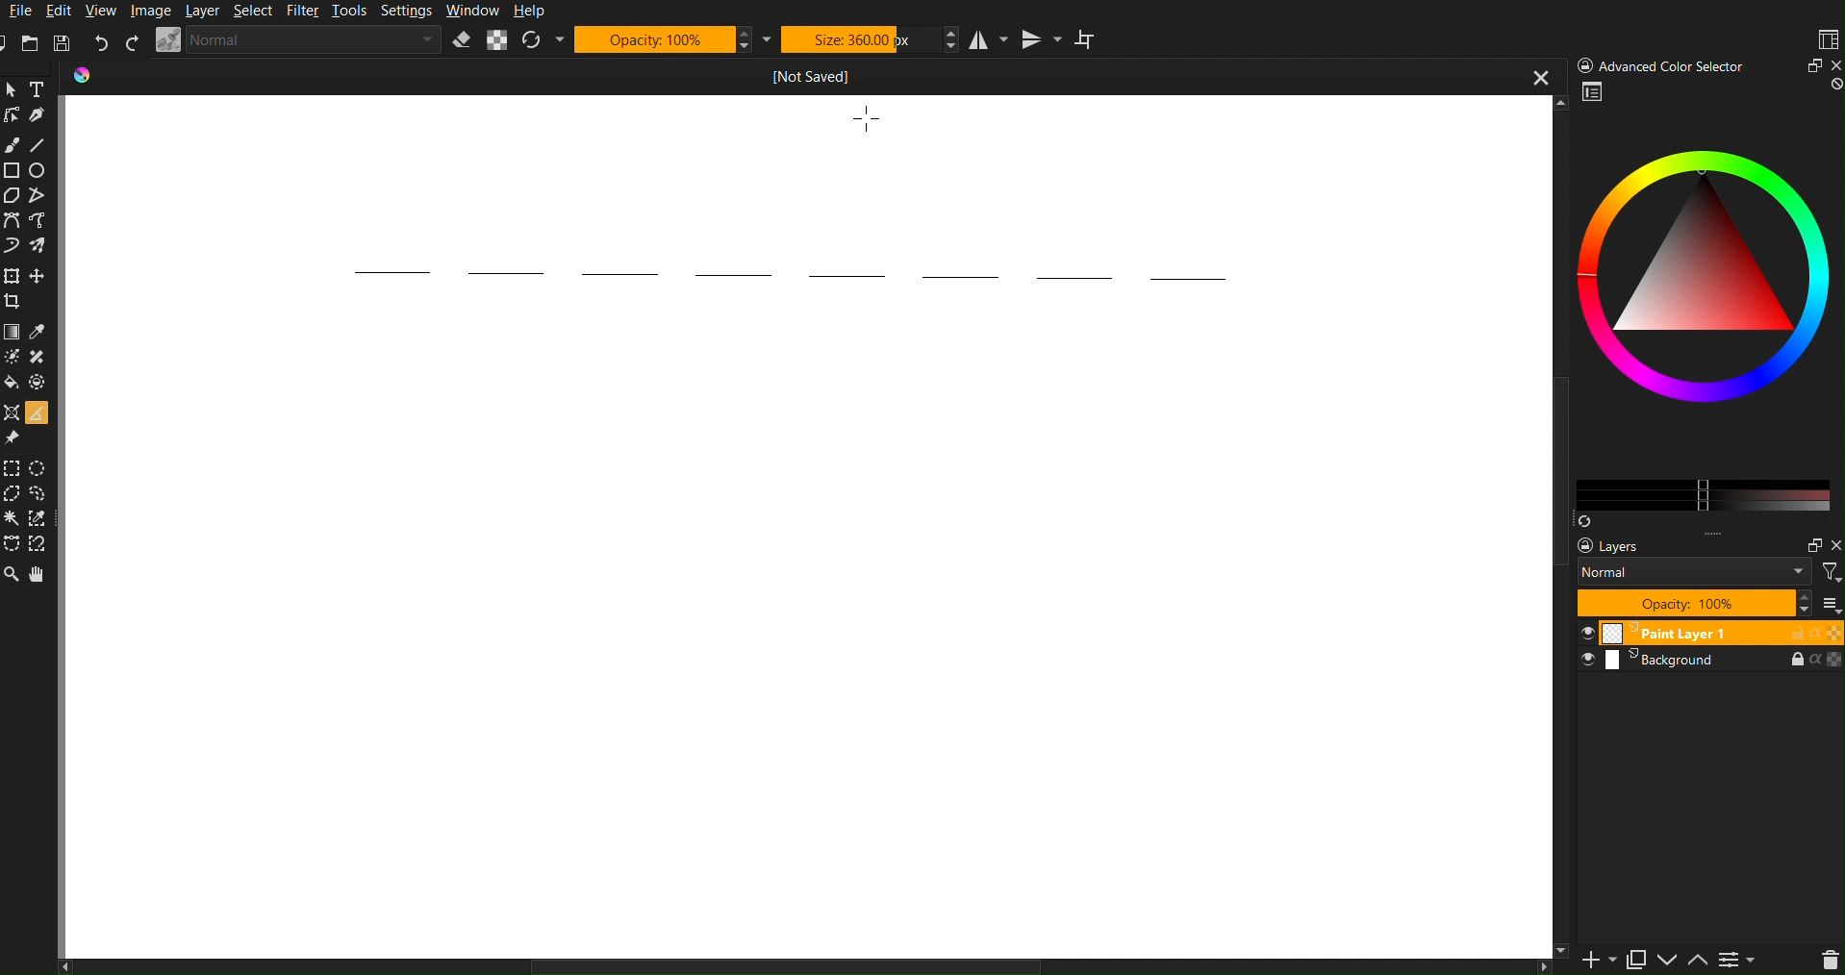 This screenshot has width=1845, height=975. I want to click on Color Pallete, so click(40, 382).